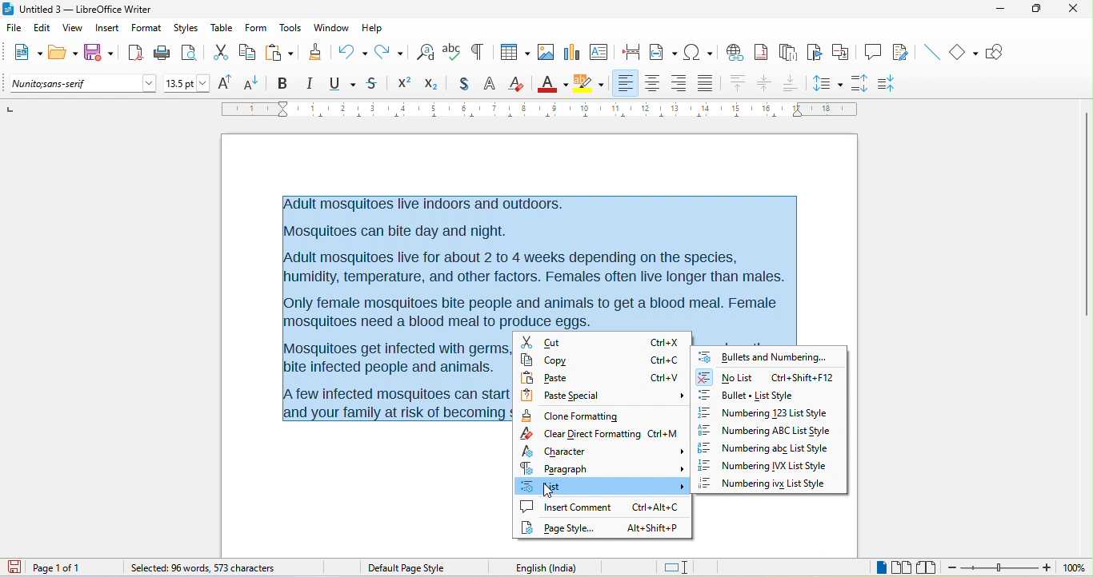 This screenshot has width=1093, height=577. I want to click on undo, so click(353, 50).